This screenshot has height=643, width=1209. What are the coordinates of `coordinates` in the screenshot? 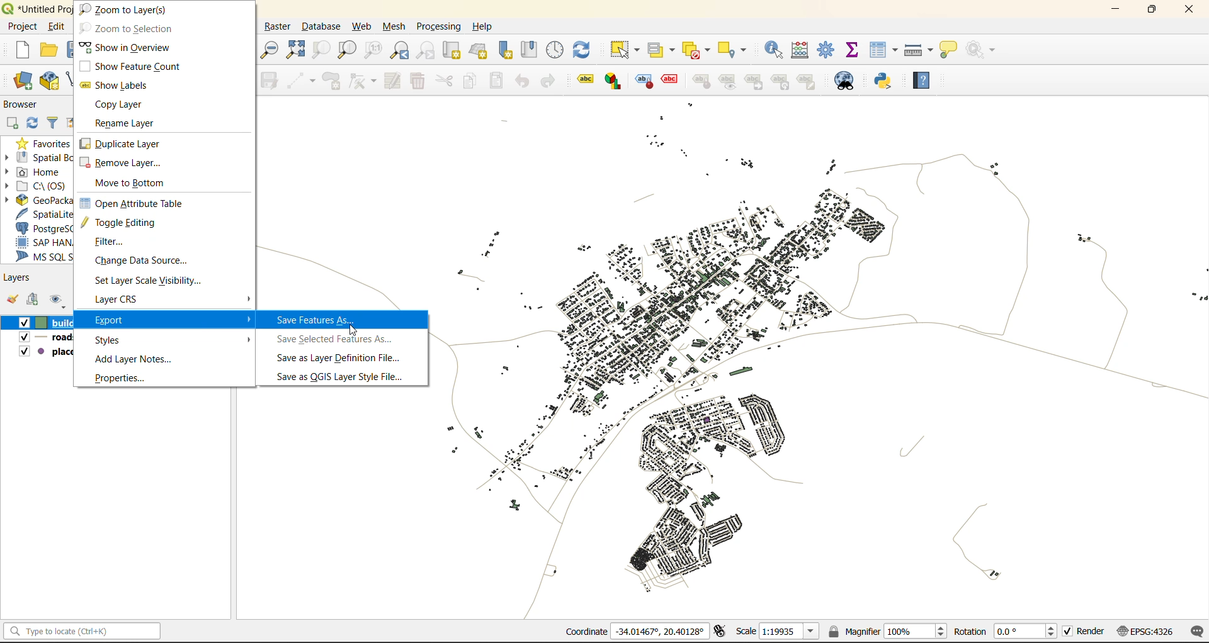 It's located at (642, 632).